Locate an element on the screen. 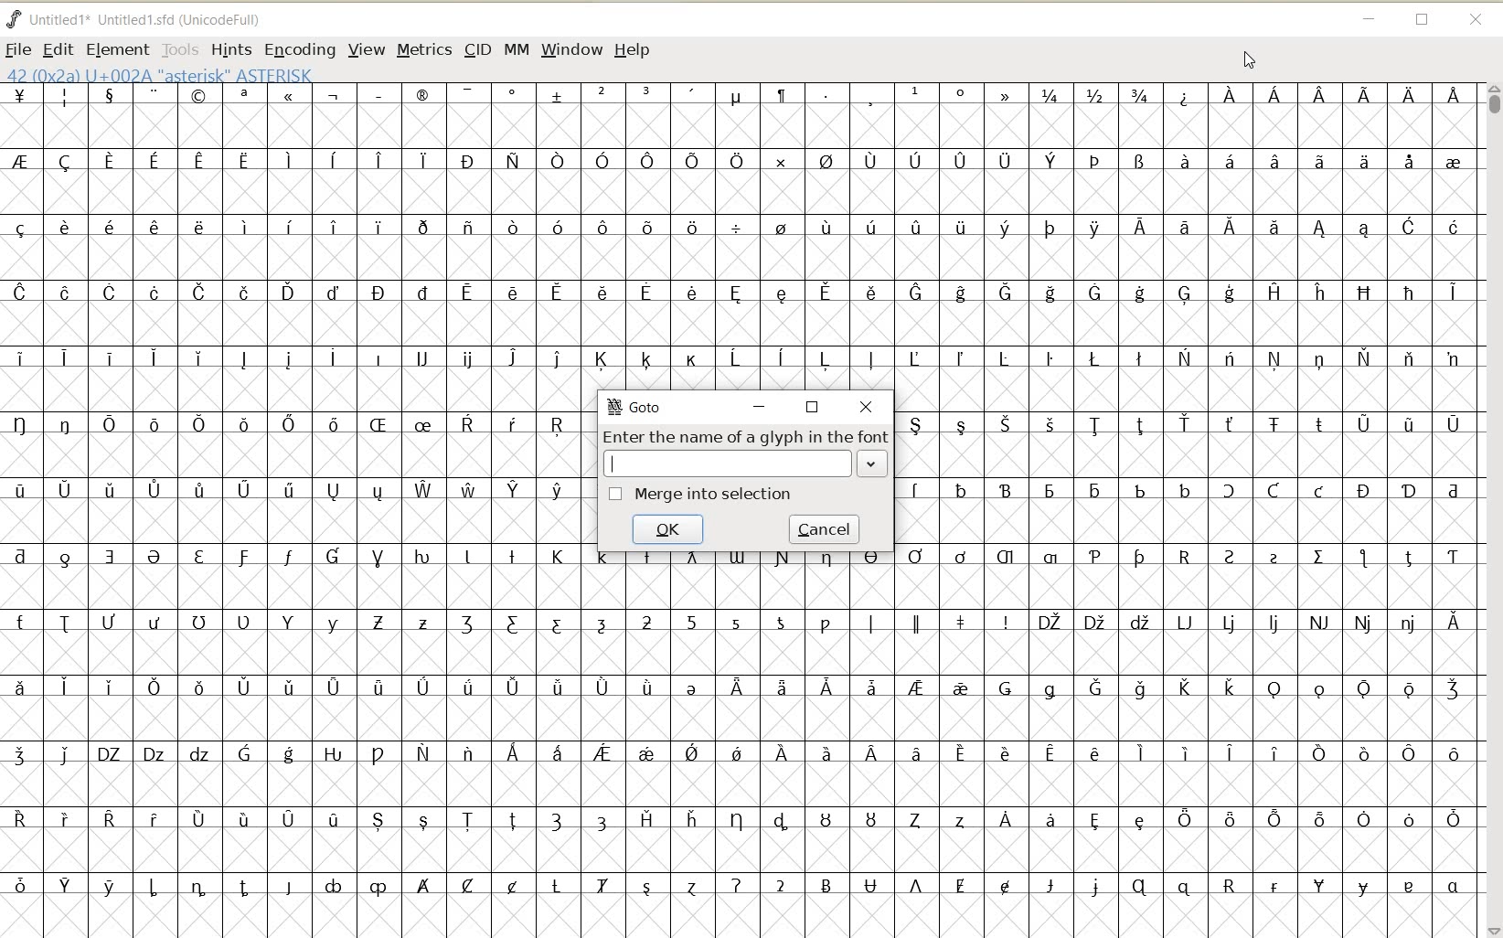 This screenshot has width=1503, height=938. TOOLS is located at coordinates (179, 49).